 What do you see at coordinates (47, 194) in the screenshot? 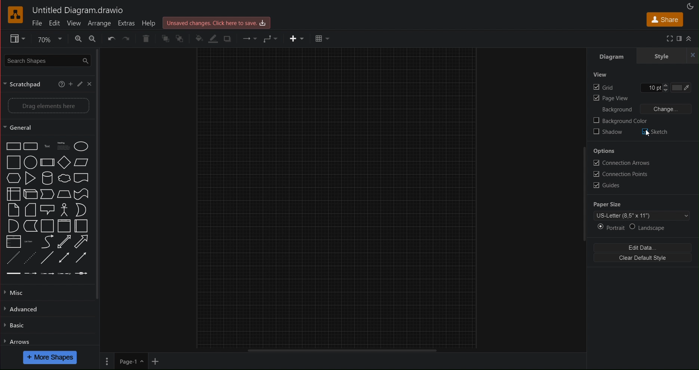
I see `step` at bounding box center [47, 194].